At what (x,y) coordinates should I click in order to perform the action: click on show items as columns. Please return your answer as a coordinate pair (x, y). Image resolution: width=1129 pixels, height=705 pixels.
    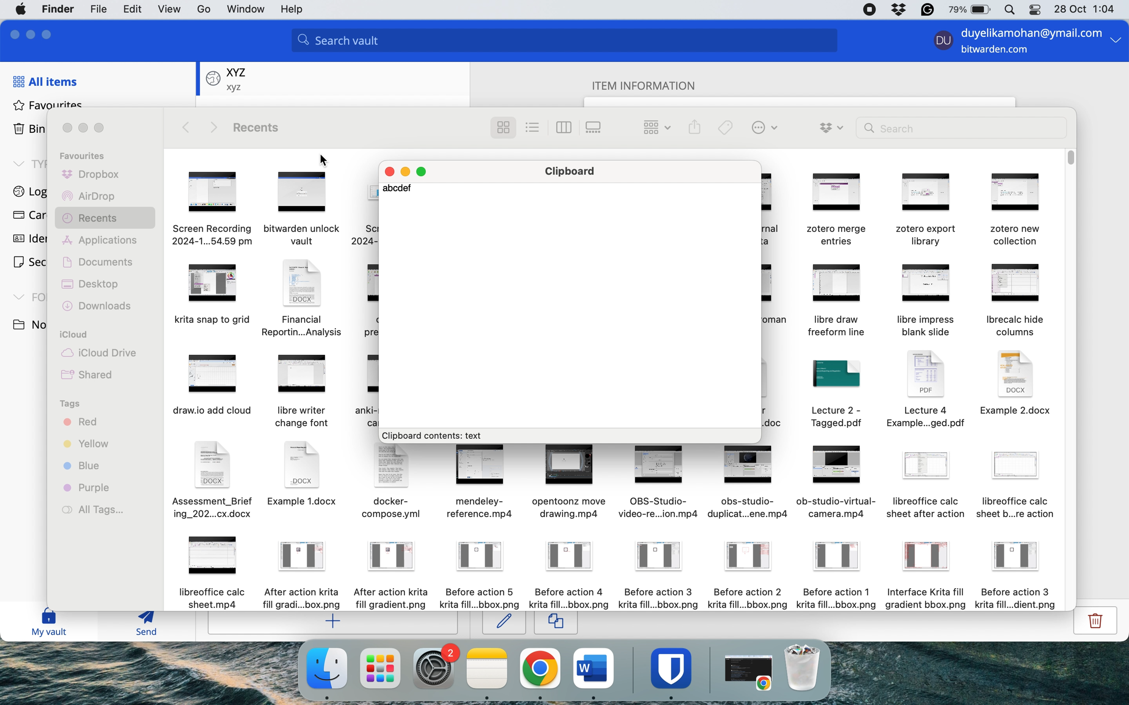
    Looking at the image, I should click on (564, 126).